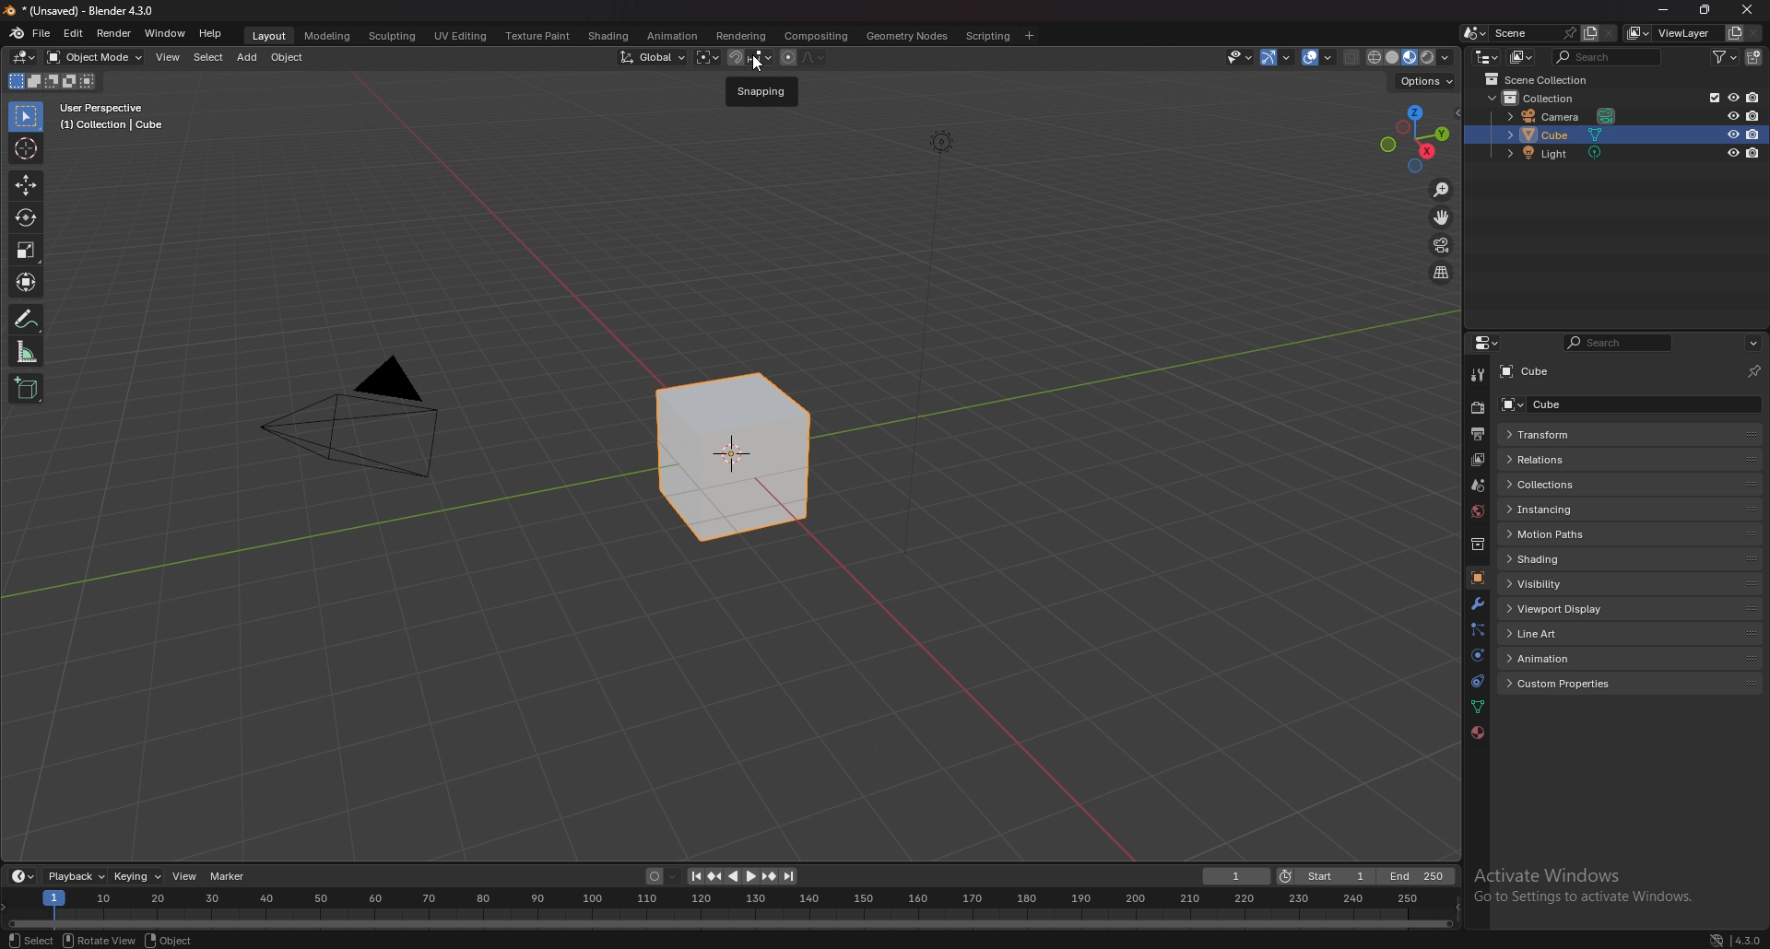 The width and height of the screenshot is (1770, 949). Describe the element at coordinates (1475, 32) in the screenshot. I see `browse scene` at that location.